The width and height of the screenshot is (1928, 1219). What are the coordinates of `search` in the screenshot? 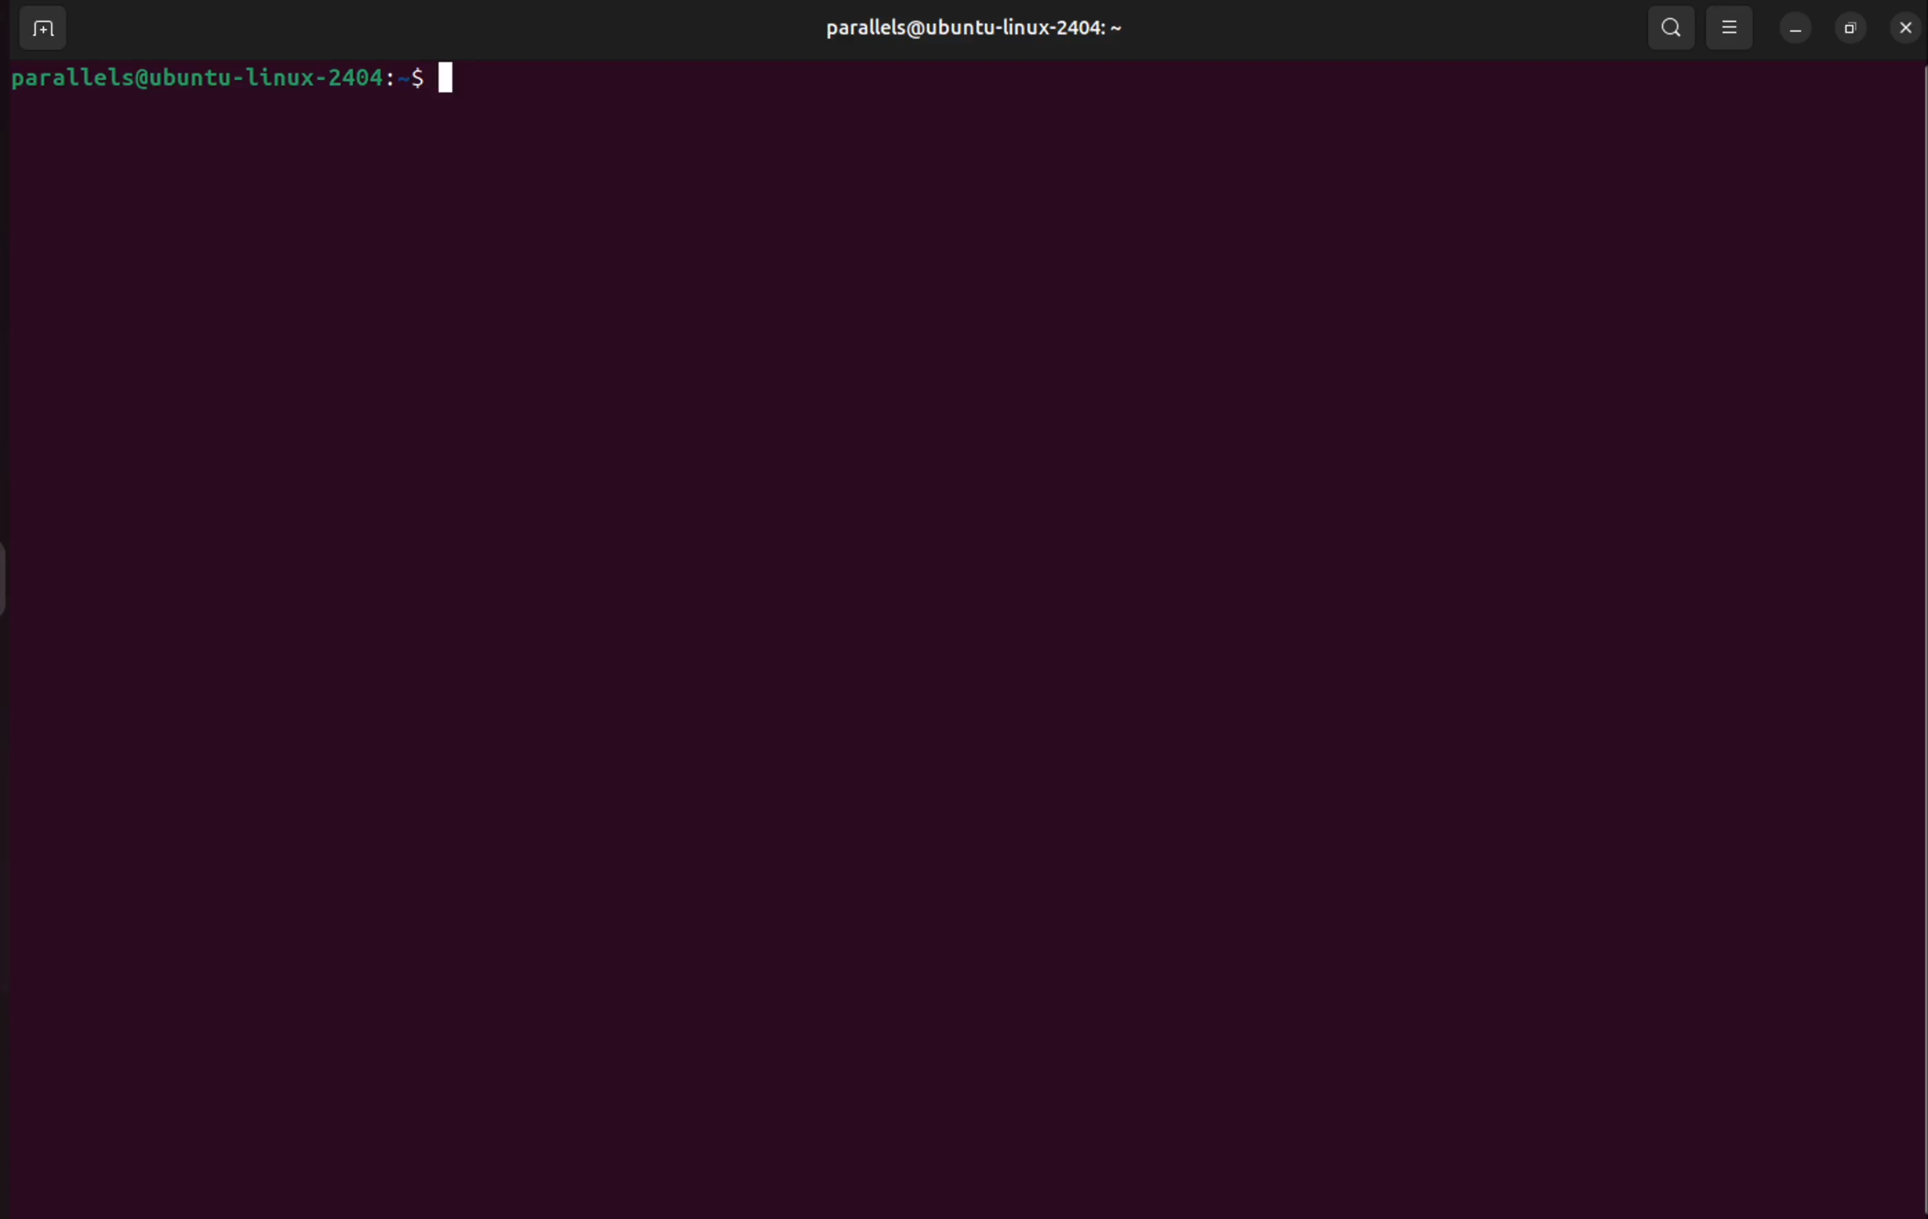 It's located at (1672, 28).